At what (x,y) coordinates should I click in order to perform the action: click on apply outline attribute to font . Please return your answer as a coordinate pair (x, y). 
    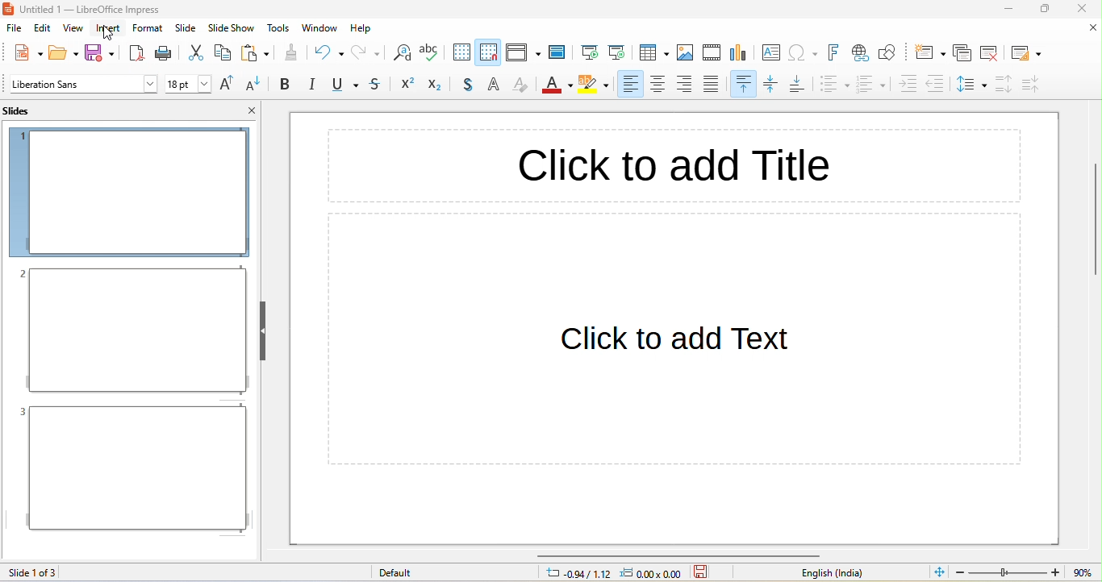
    Looking at the image, I should click on (496, 85).